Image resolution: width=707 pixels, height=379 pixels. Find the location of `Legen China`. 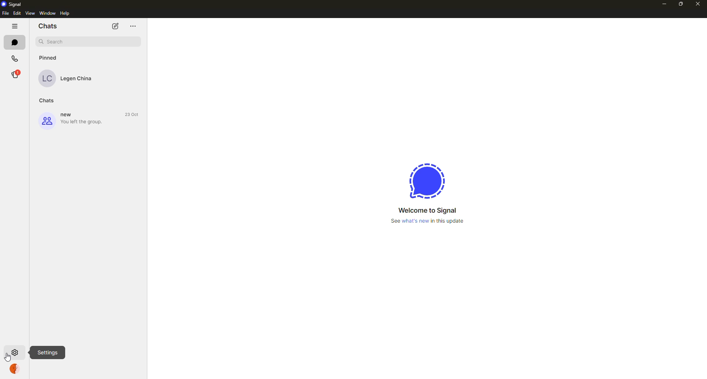

Legen China is located at coordinates (77, 79).